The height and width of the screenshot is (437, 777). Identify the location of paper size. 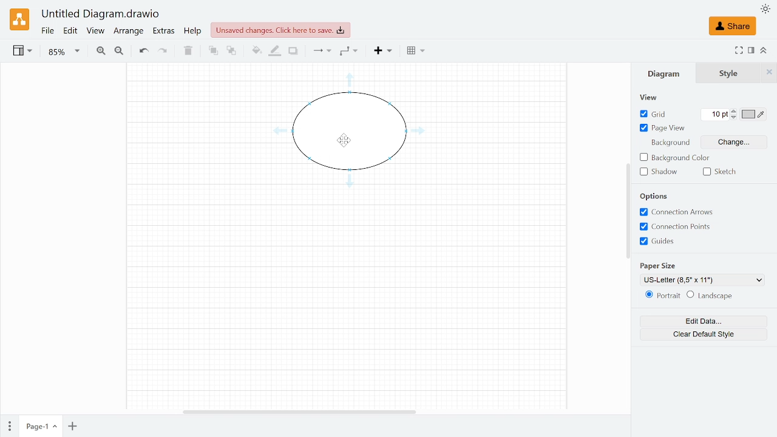
(661, 266).